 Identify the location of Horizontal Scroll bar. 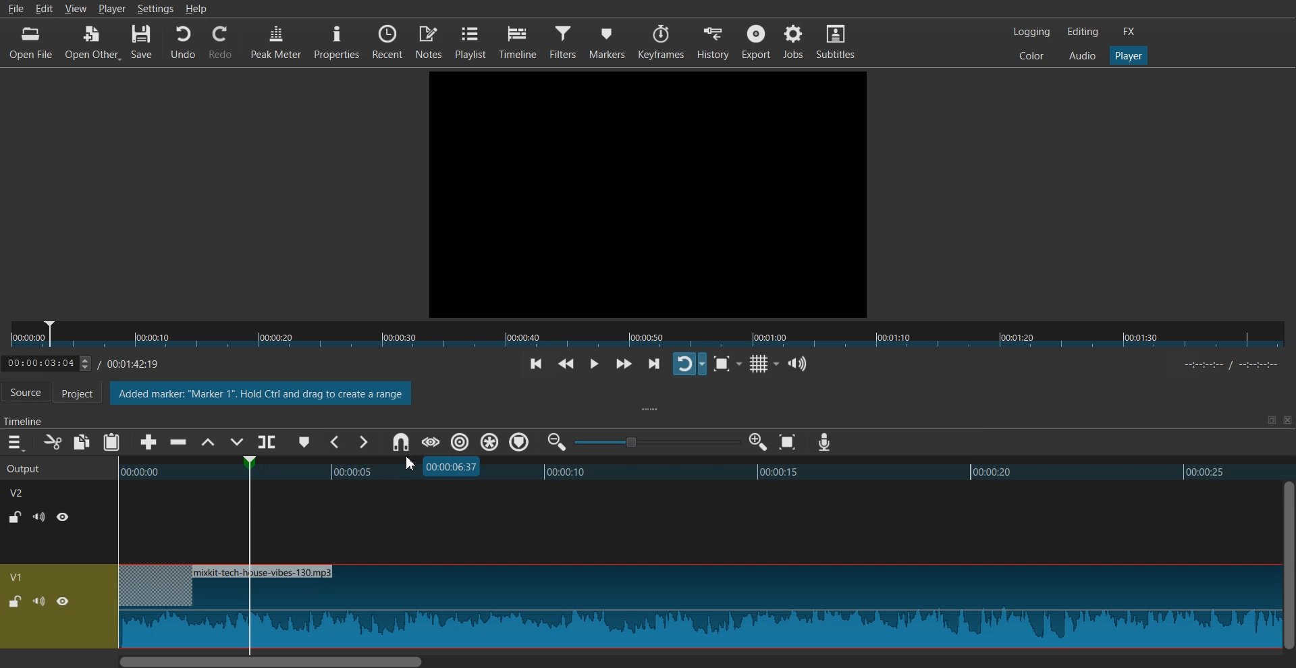
(697, 661).